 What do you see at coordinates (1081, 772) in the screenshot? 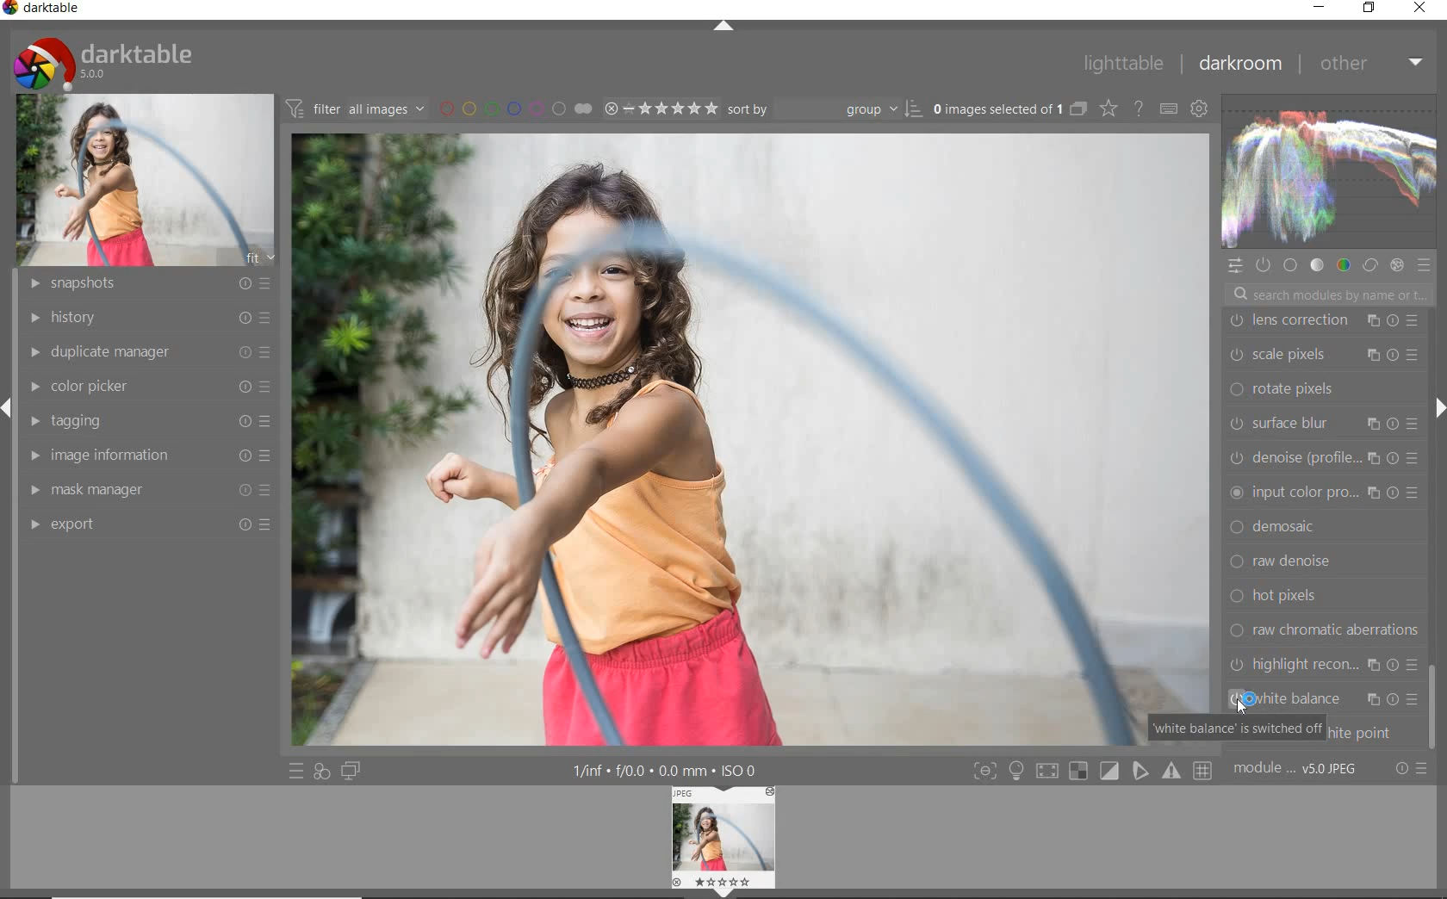
I see `toggle mode ` at bounding box center [1081, 772].